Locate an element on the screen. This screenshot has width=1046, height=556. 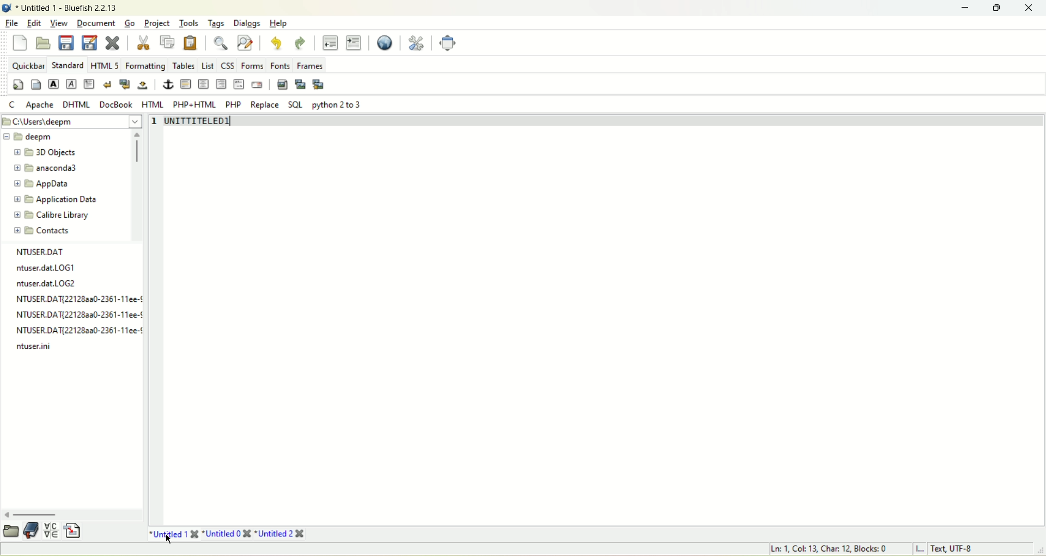
DocBook is located at coordinates (115, 104).